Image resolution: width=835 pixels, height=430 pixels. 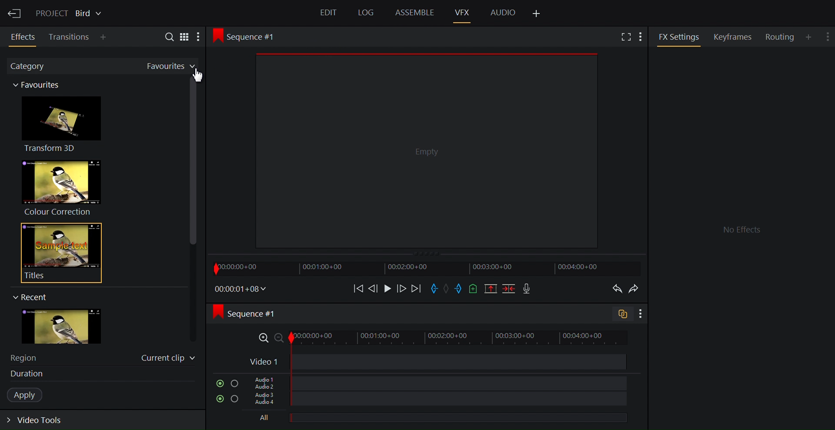 What do you see at coordinates (62, 253) in the screenshot?
I see `Titles` at bounding box center [62, 253].